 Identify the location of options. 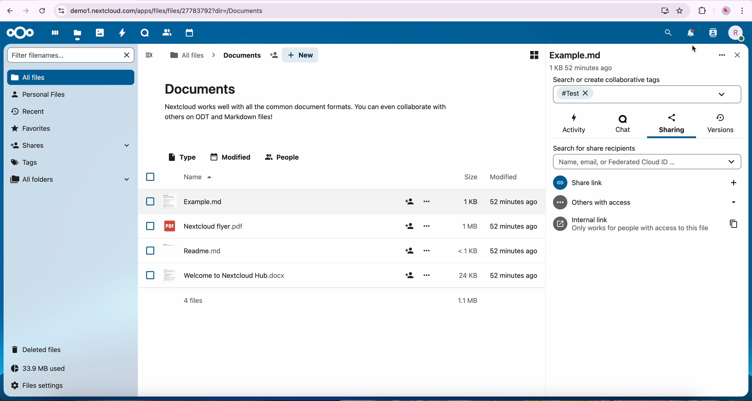
(427, 274).